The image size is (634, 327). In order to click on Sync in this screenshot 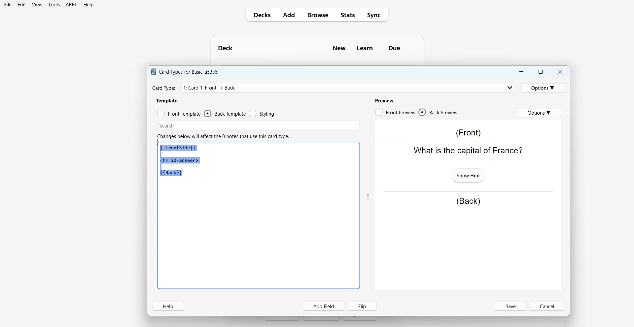, I will do `click(376, 15)`.